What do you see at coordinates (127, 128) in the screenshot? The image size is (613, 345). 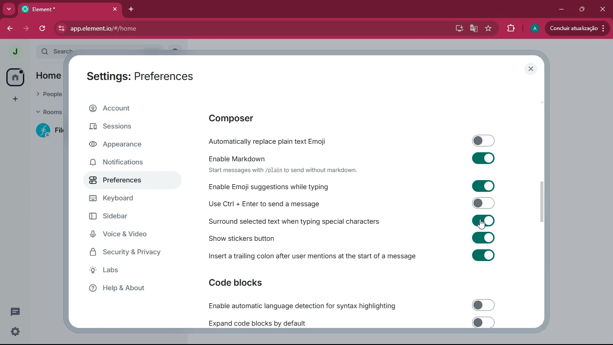 I see `sessions` at bounding box center [127, 128].